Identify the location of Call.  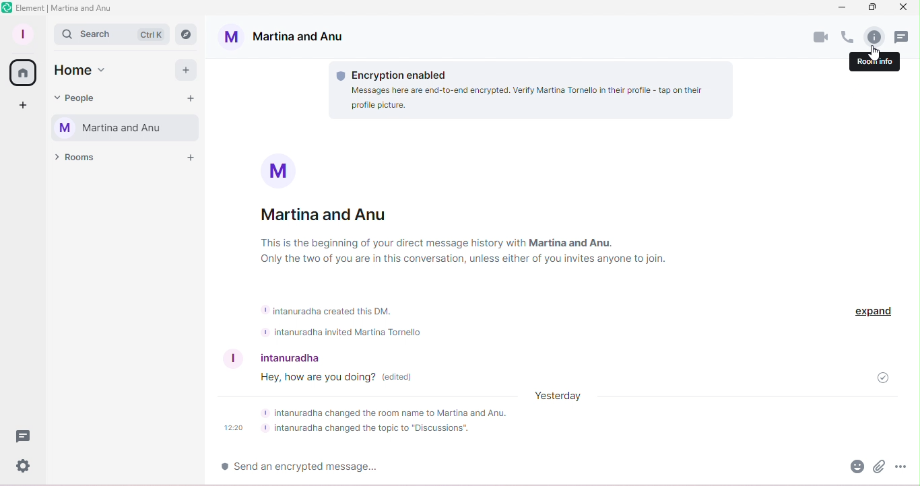
(849, 40).